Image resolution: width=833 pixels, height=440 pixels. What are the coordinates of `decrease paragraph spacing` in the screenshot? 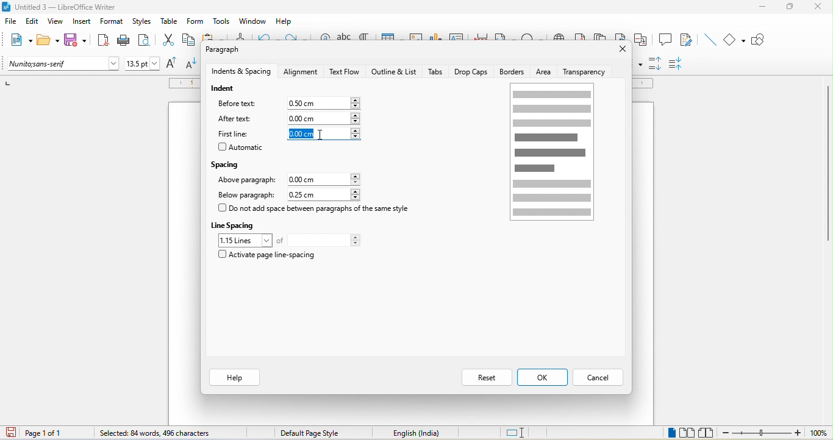 It's located at (678, 64).